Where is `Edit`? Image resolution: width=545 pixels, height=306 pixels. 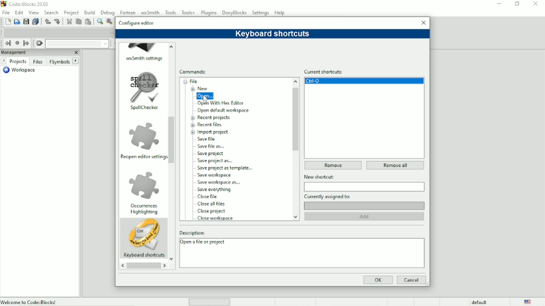 Edit is located at coordinates (19, 12).